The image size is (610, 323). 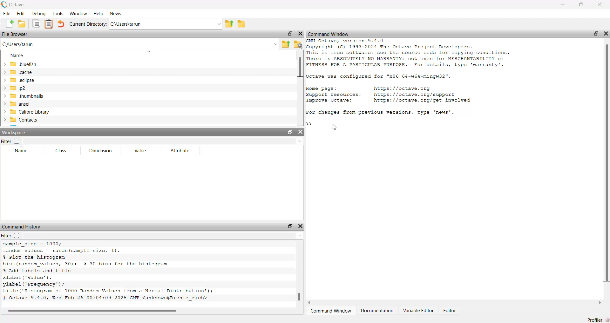 I want to click on .thumbnails, so click(x=23, y=96).